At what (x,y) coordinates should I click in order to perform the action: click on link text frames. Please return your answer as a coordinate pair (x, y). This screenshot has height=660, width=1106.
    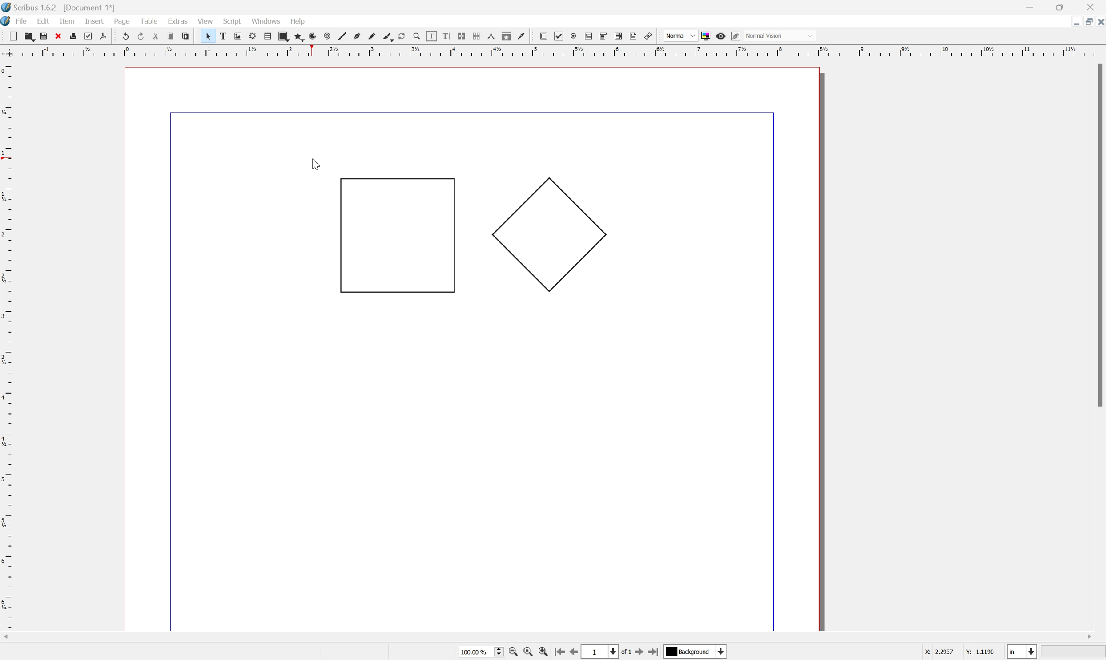
    Looking at the image, I should click on (461, 36).